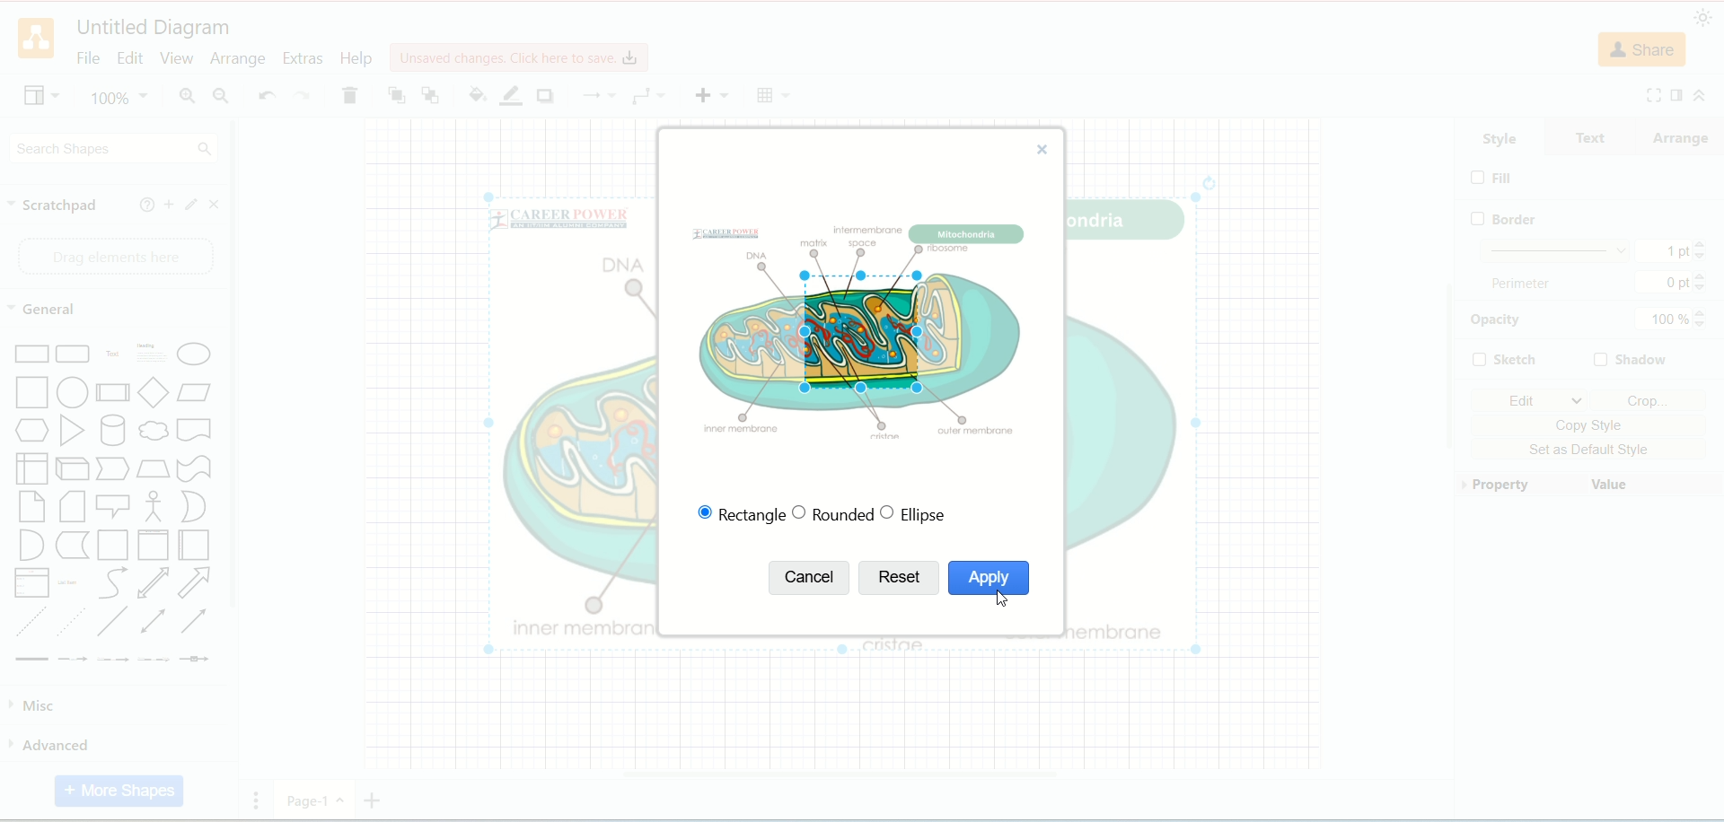  Describe the element at coordinates (155, 395) in the screenshot. I see `Diamond` at that location.